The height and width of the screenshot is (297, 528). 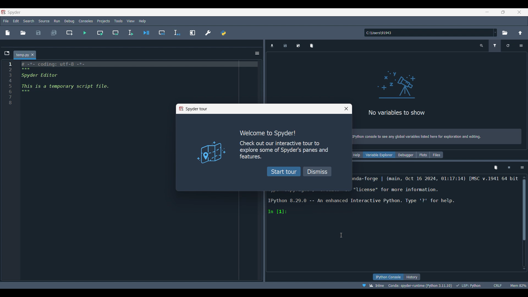 I want to click on Projects menu, so click(x=104, y=21).